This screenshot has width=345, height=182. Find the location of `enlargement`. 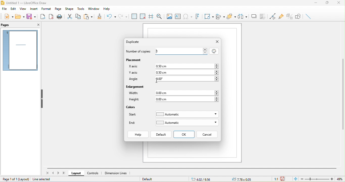

enlargement is located at coordinates (136, 87).